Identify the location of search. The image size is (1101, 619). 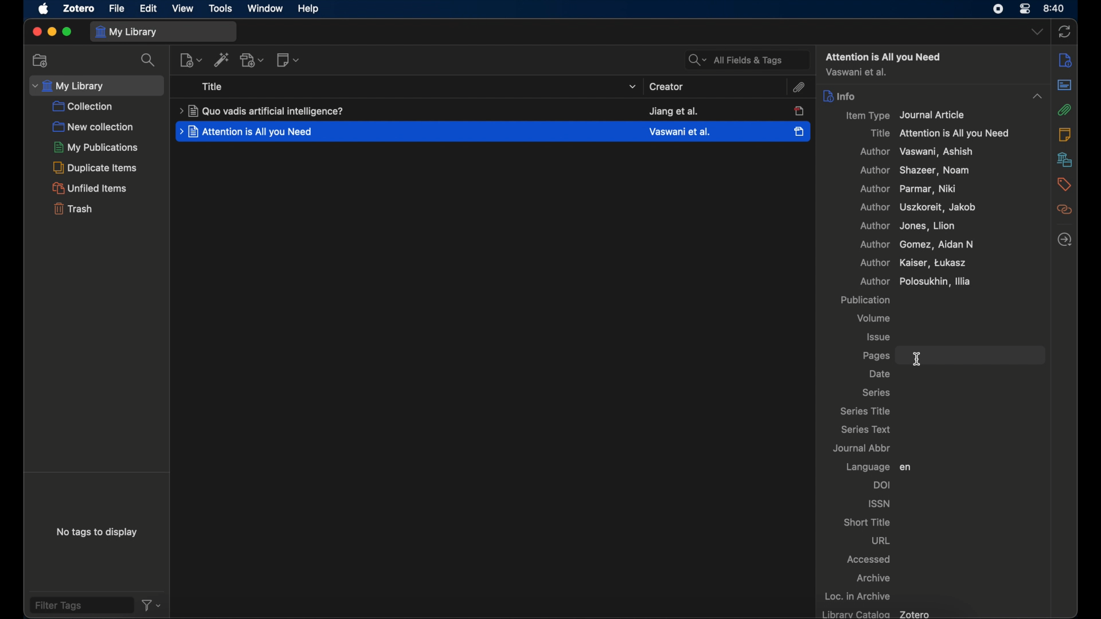
(147, 60).